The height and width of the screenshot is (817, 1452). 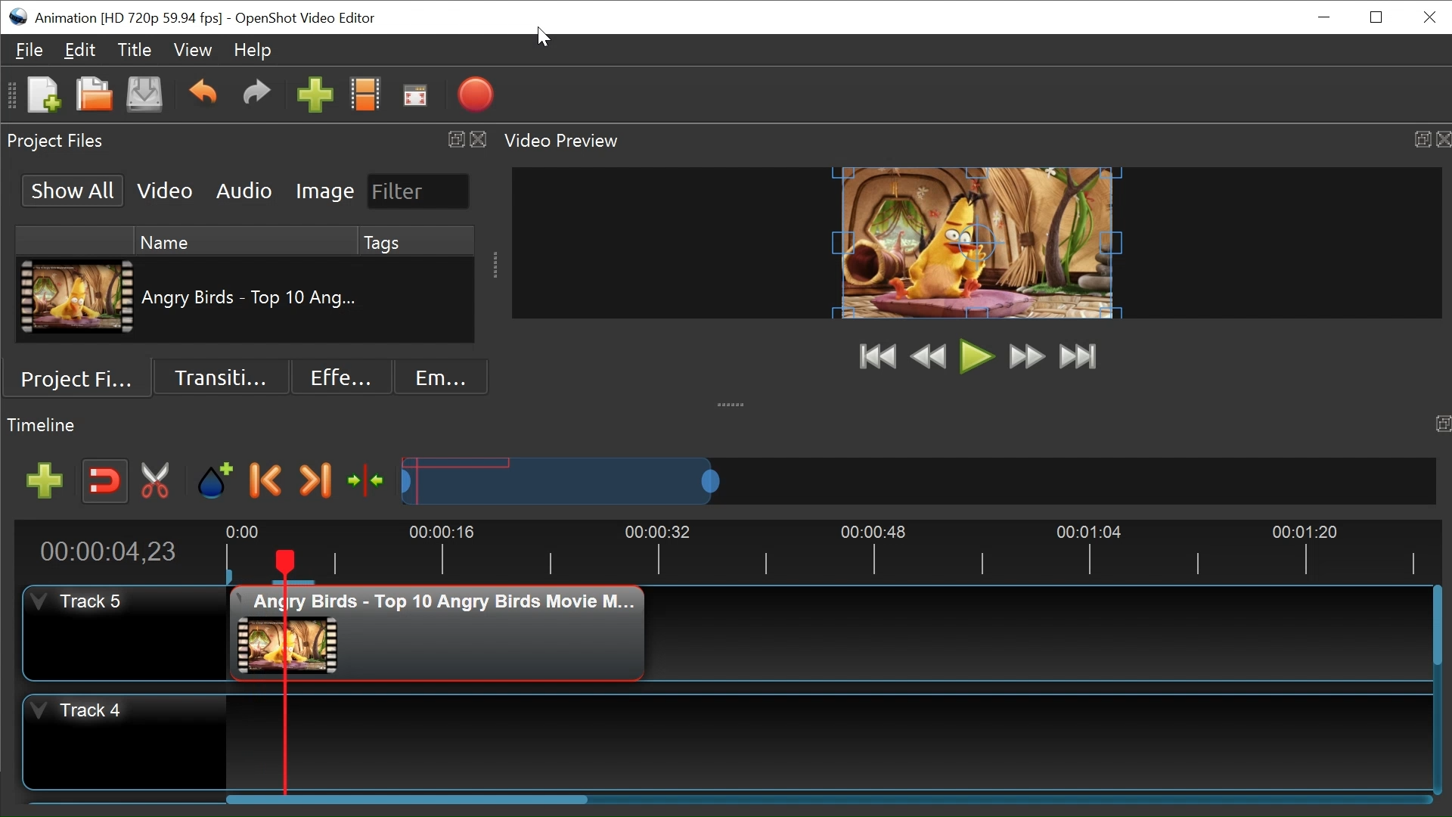 I want to click on Image, so click(x=326, y=191).